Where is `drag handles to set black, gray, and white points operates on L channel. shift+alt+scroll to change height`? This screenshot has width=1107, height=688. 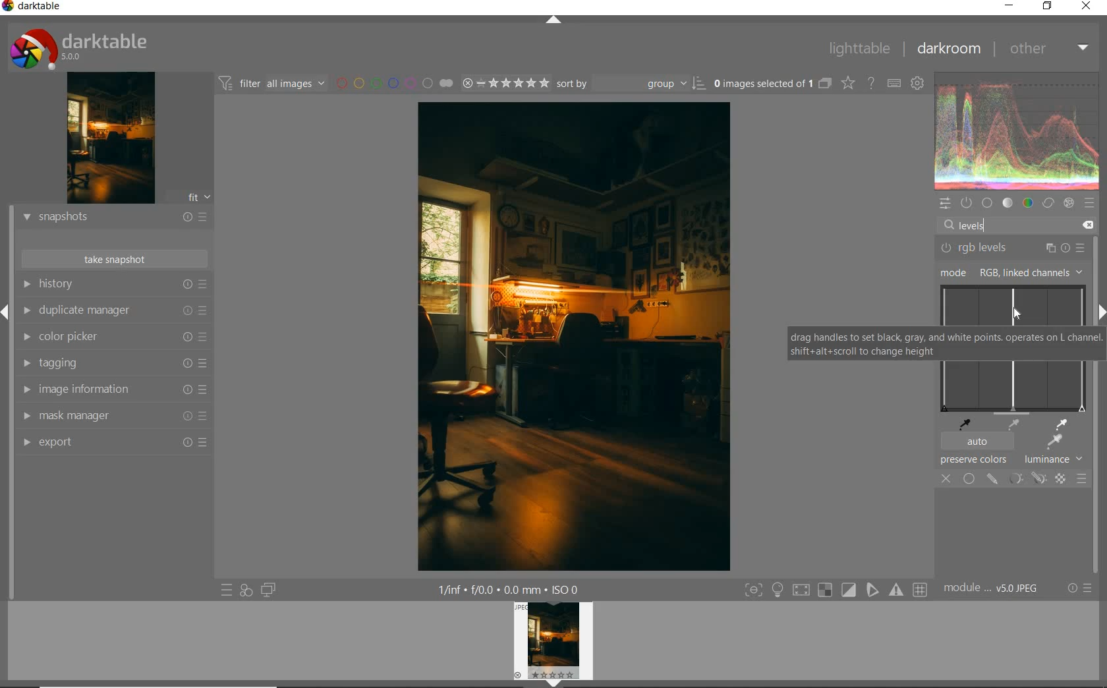
drag handles to set black, gray, and white points operates on L channel. shift+alt+scroll to change height is located at coordinates (946, 343).